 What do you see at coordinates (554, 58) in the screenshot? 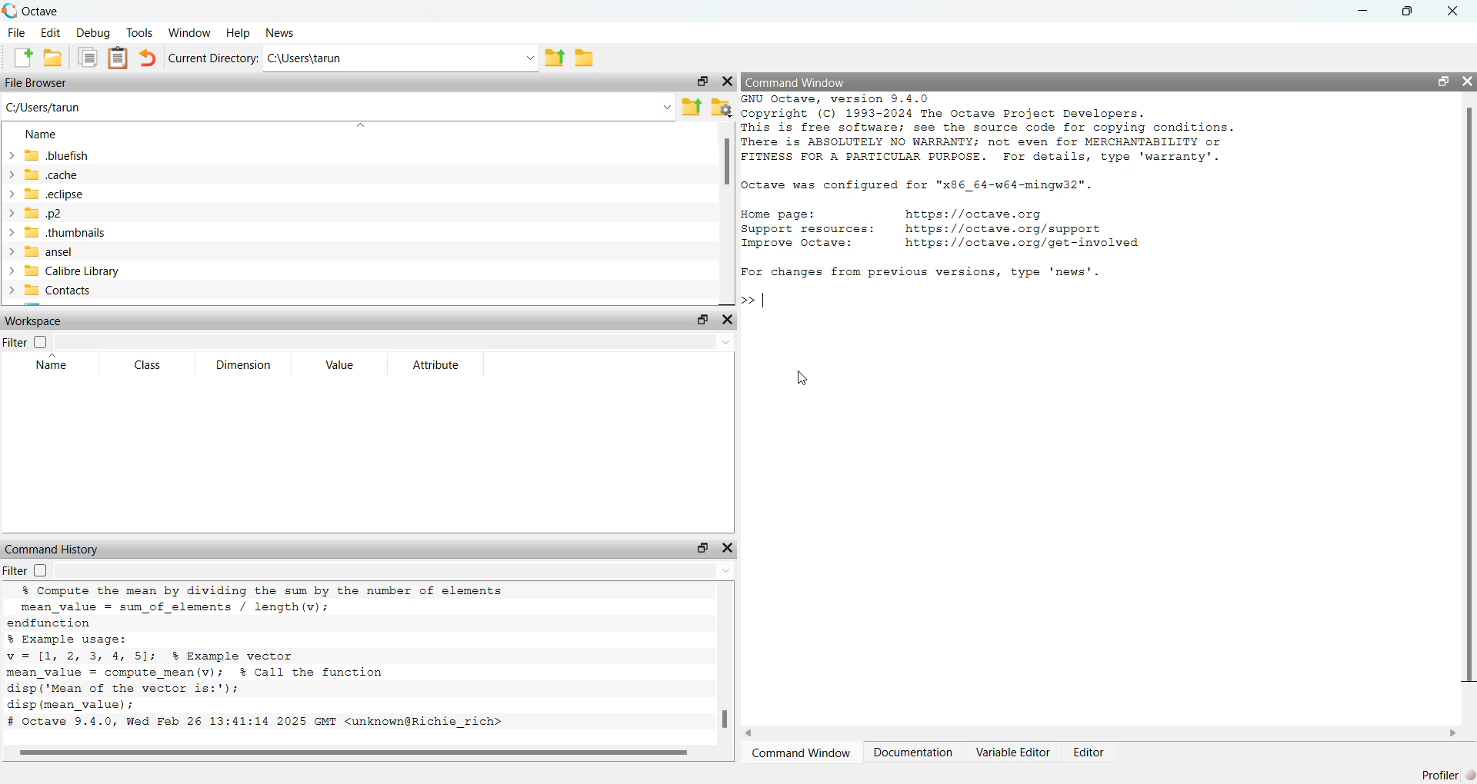
I see `share folder` at bounding box center [554, 58].